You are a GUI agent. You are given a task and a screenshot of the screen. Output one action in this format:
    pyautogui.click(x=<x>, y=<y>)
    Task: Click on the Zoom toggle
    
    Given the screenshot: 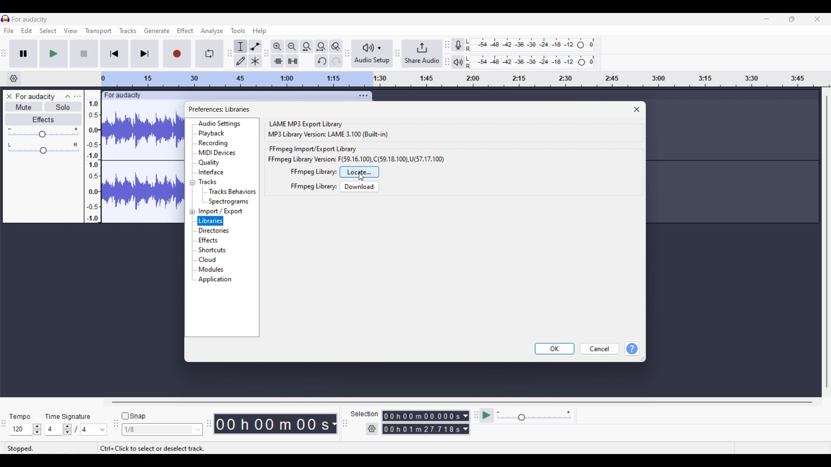 What is the action you would take?
    pyautogui.click(x=335, y=47)
    